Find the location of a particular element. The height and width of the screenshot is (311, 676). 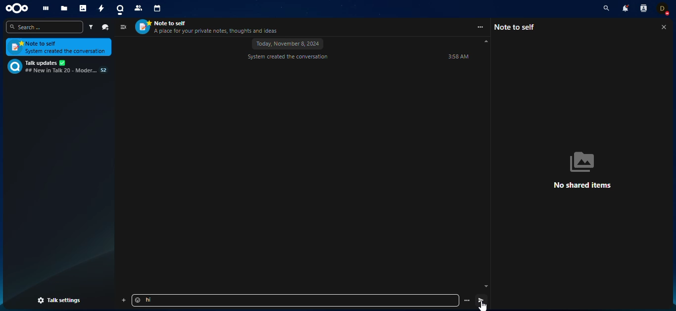

notifications is located at coordinates (624, 9).